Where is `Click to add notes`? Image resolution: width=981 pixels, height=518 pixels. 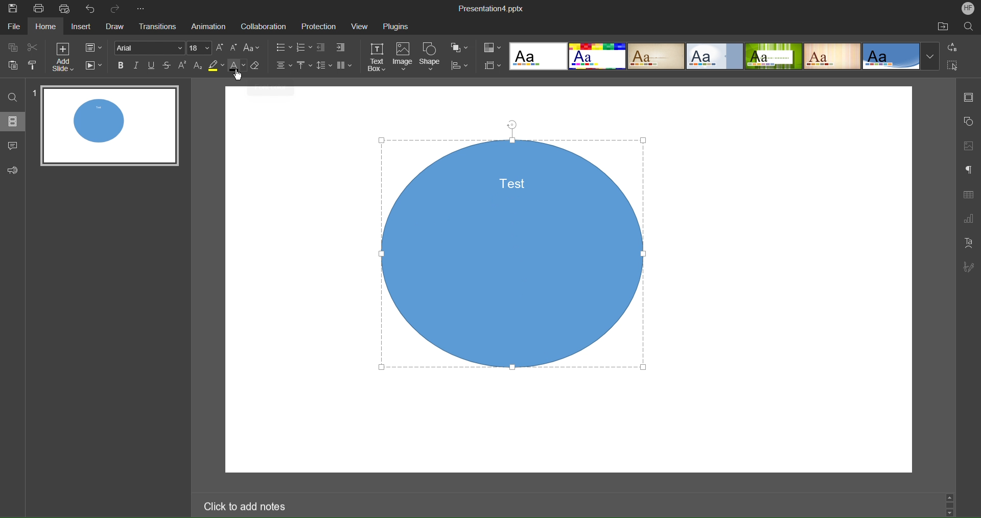
Click to add notes is located at coordinates (245, 506).